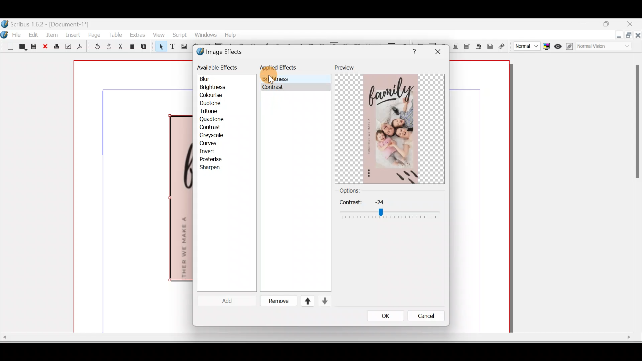  I want to click on , so click(390, 209).